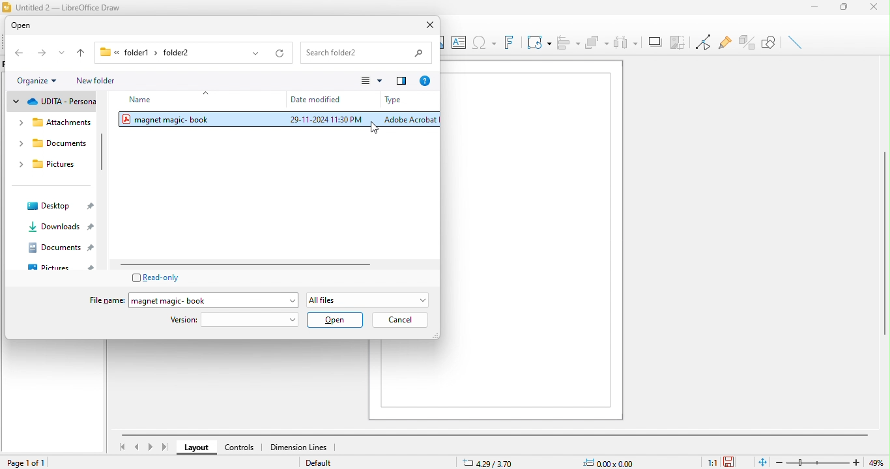 The image size is (890, 469). What do you see at coordinates (366, 53) in the screenshot?
I see `search` at bounding box center [366, 53].